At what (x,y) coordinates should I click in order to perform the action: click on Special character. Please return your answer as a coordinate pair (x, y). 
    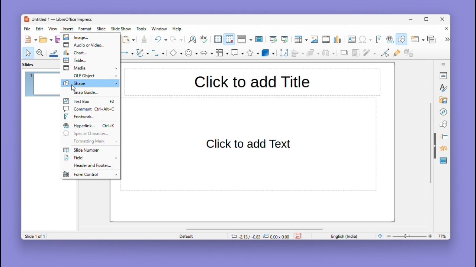
    Looking at the image, I should click on (366, 40).